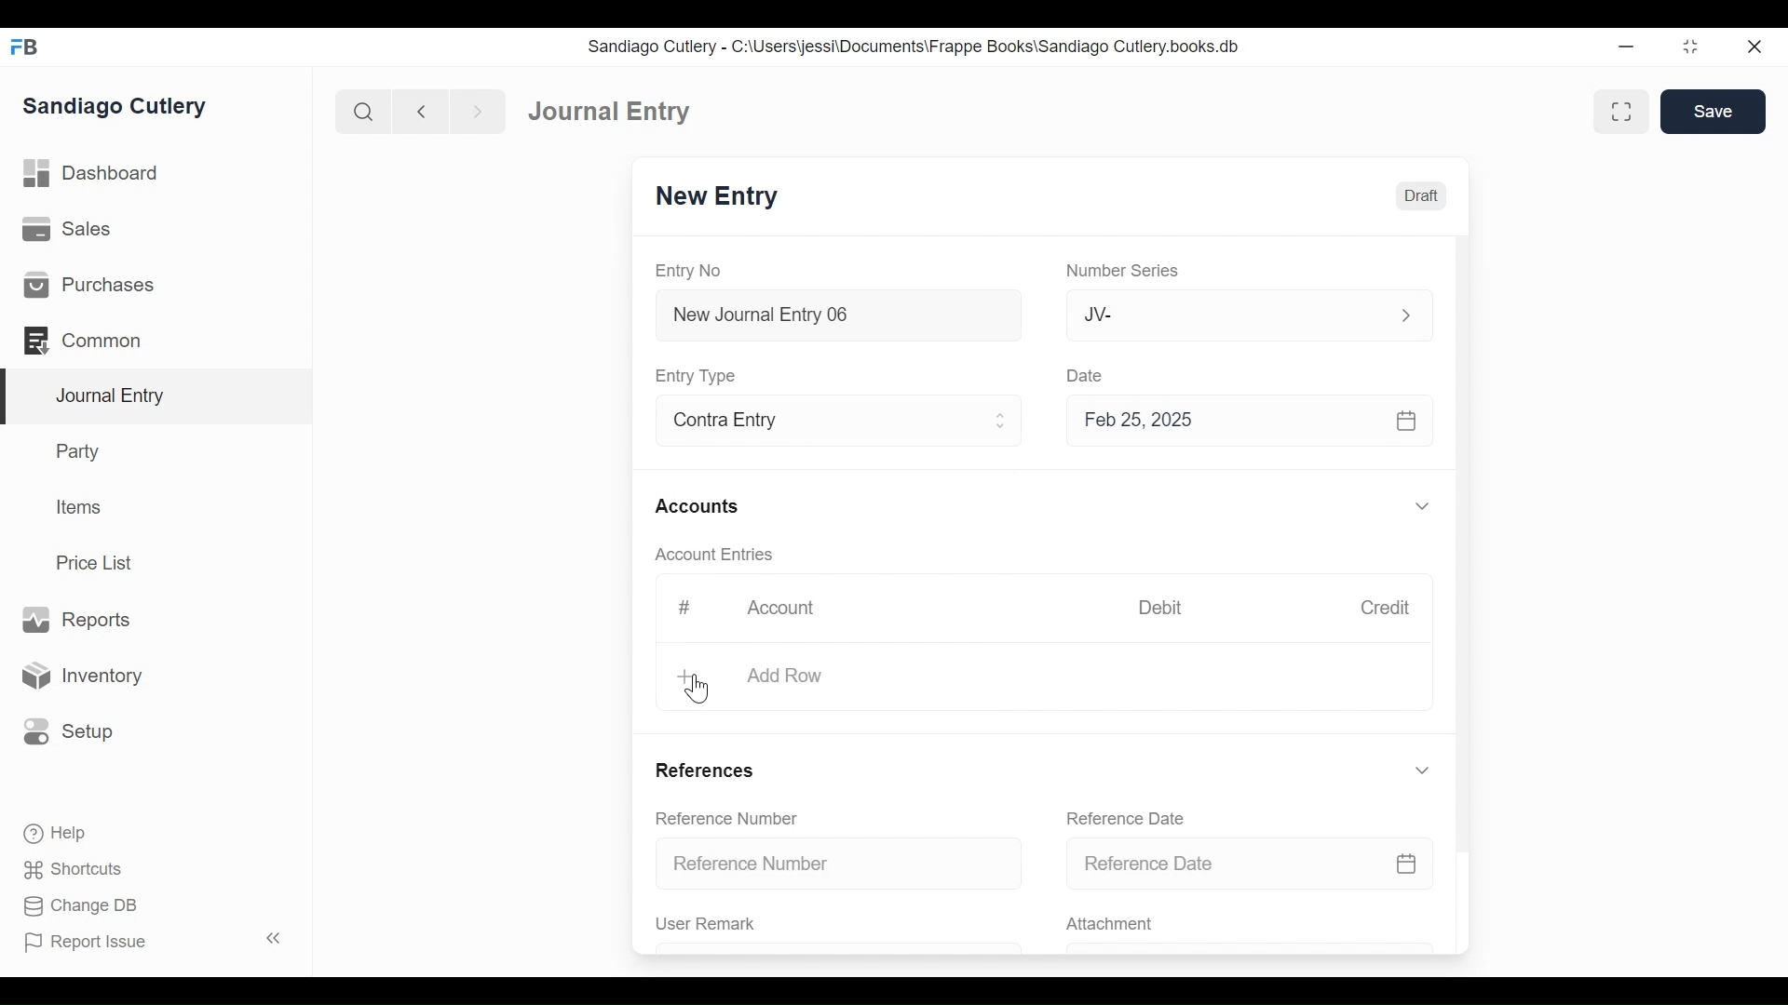  Describe the element at coordinates (1693, 46) in the screenshot. I see `Restore` at that location.